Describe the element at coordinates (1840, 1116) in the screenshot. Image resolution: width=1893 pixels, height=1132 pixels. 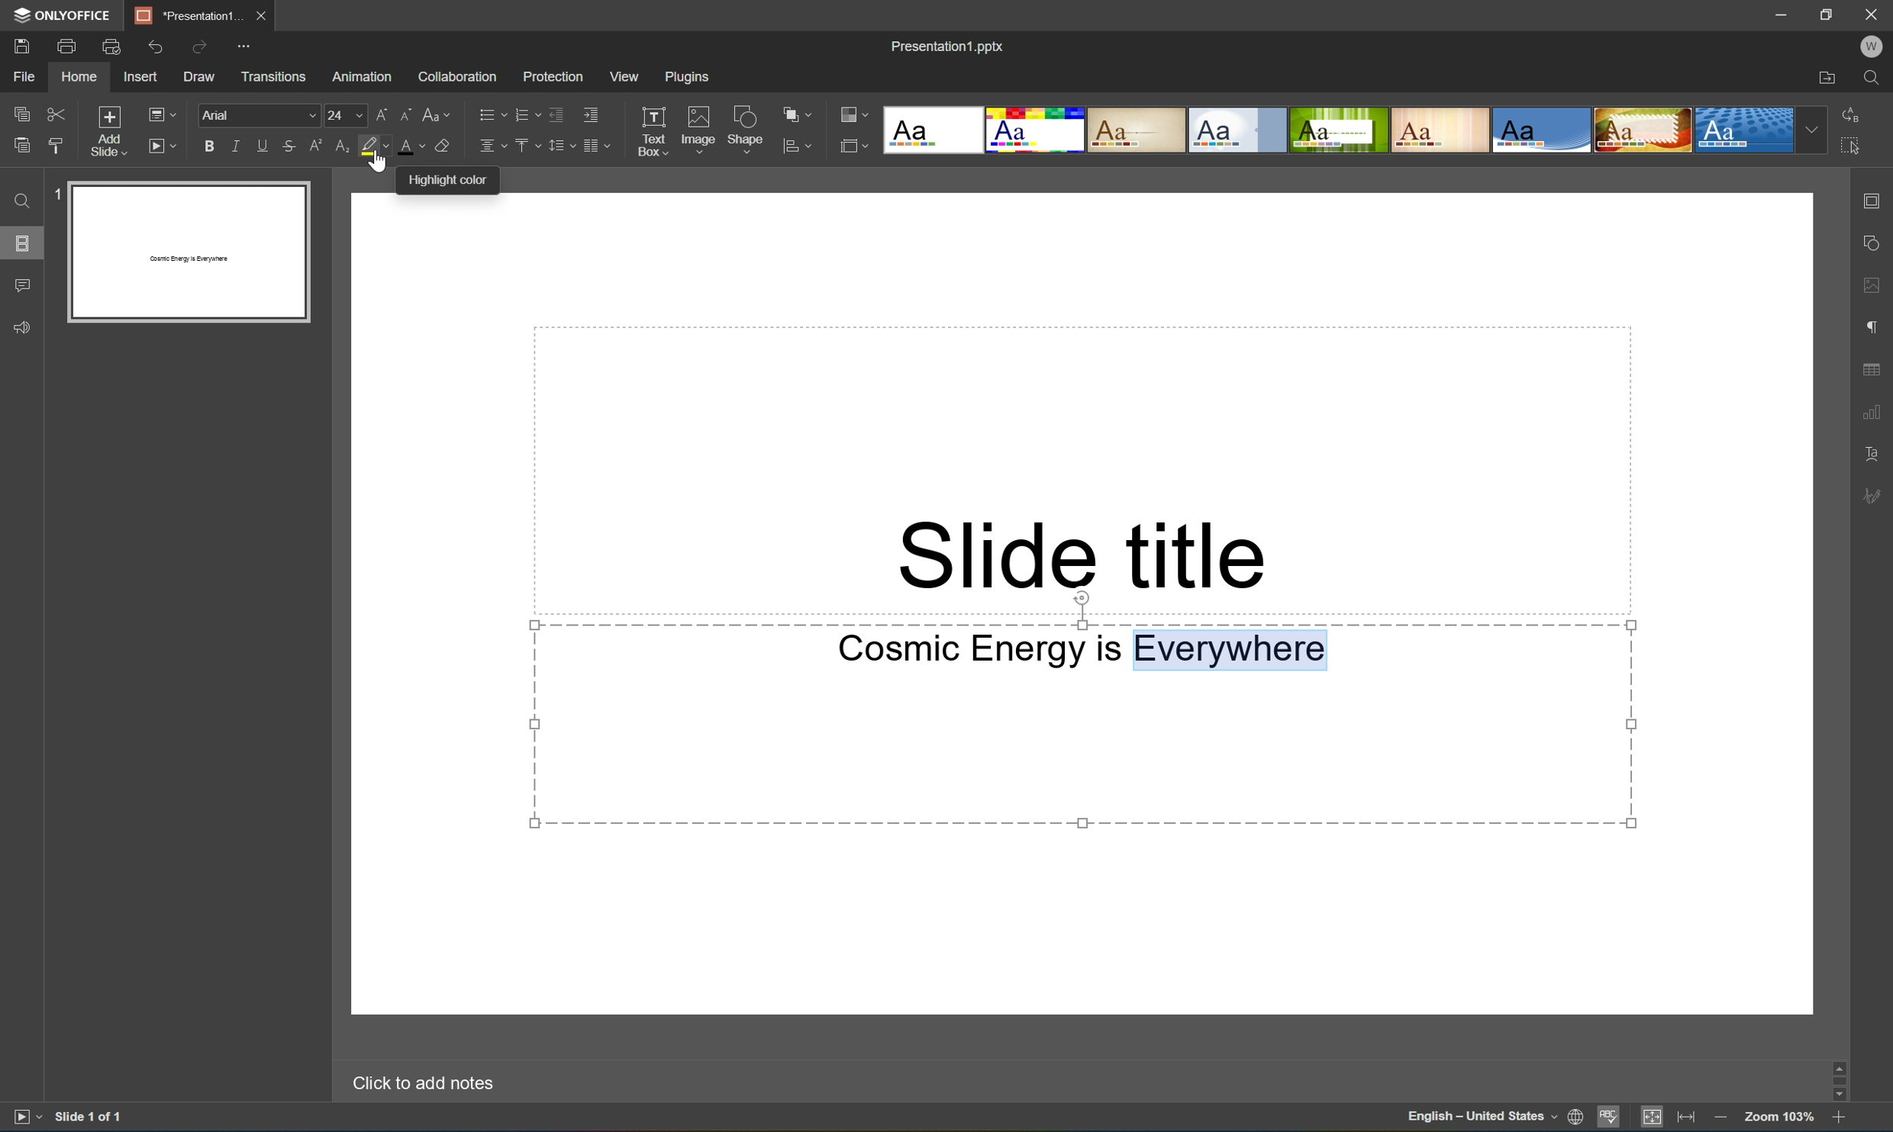
I see `Zoom in` at that location.